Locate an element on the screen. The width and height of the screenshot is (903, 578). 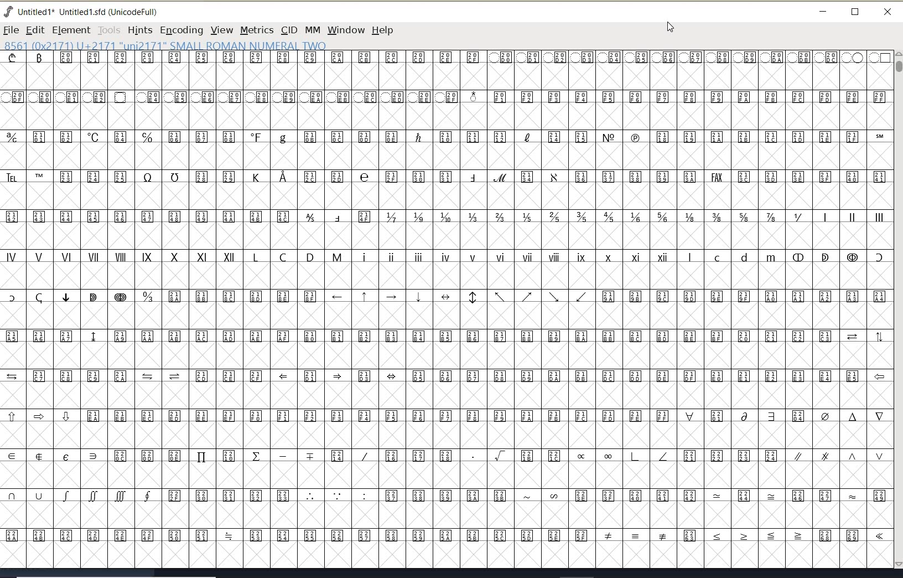
fontforge logo is located at coordinates (9, 12).